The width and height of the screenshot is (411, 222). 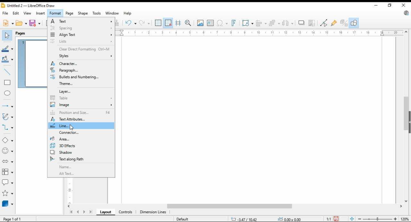 I want to click on line, so click(x=81, y=126).